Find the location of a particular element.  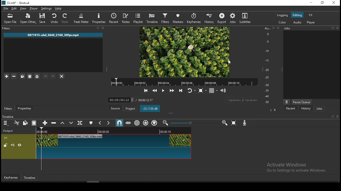

view more is located at coordinates (287, 101).